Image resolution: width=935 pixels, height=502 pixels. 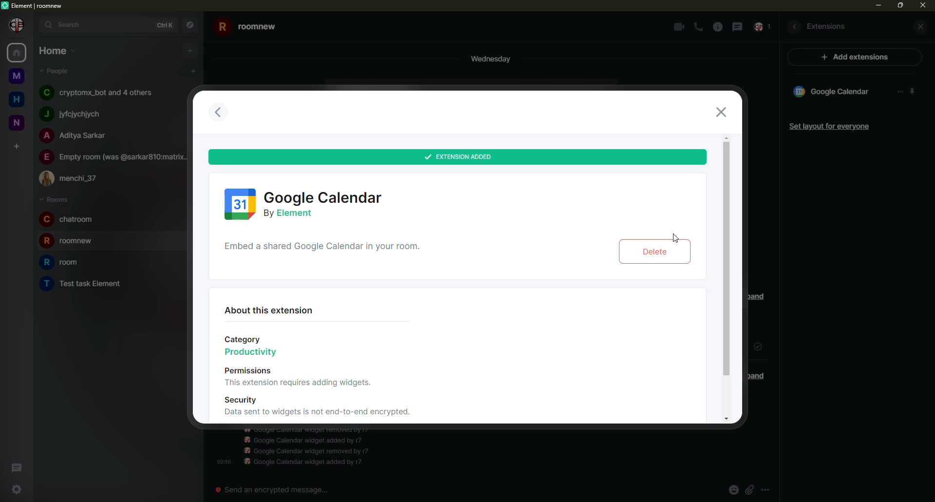 I want to click on emoji, so click(x=733, y=489).